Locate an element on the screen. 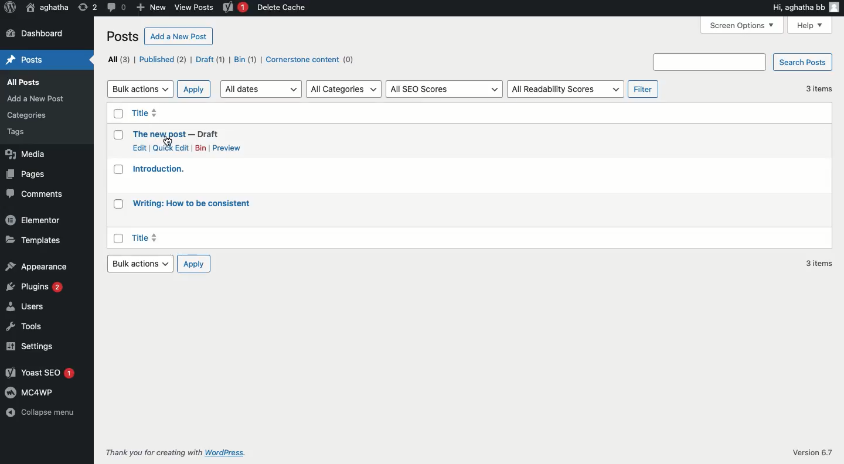 This screenshot has height=464, width=844. Thank you for creating with is located at coordinates (152, 451).